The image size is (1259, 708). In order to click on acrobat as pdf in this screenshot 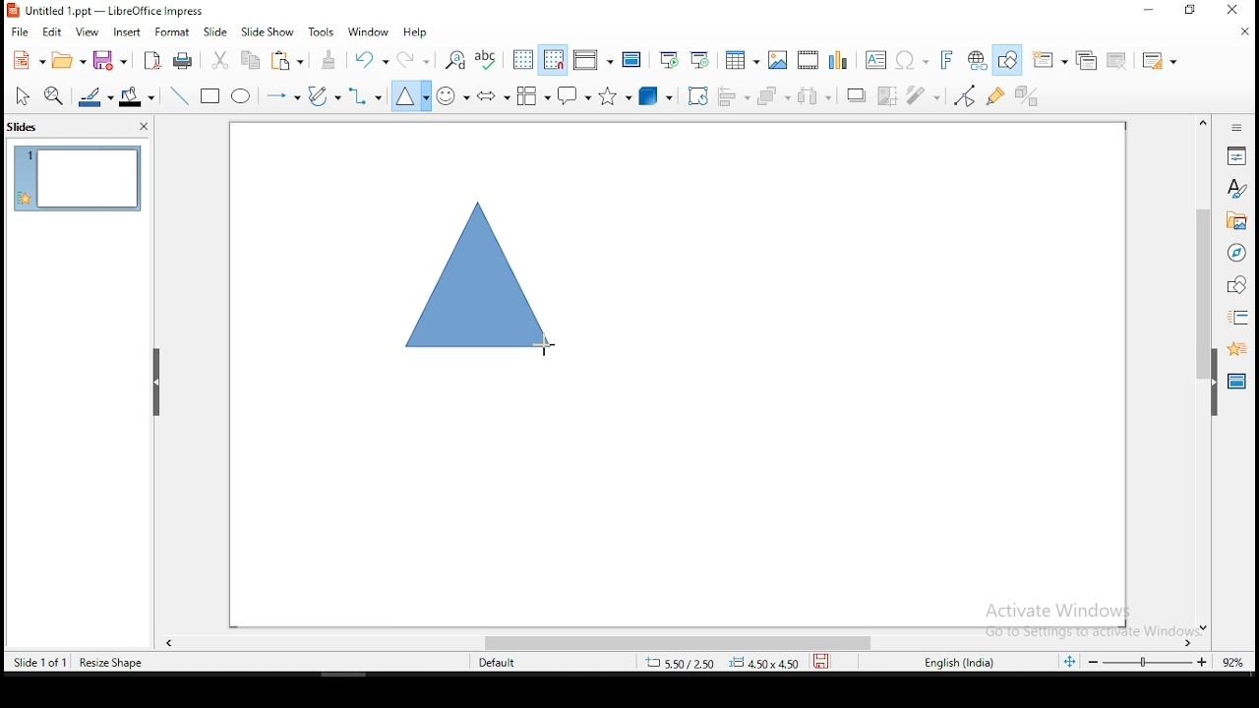, I will do `click(152, 61)`.